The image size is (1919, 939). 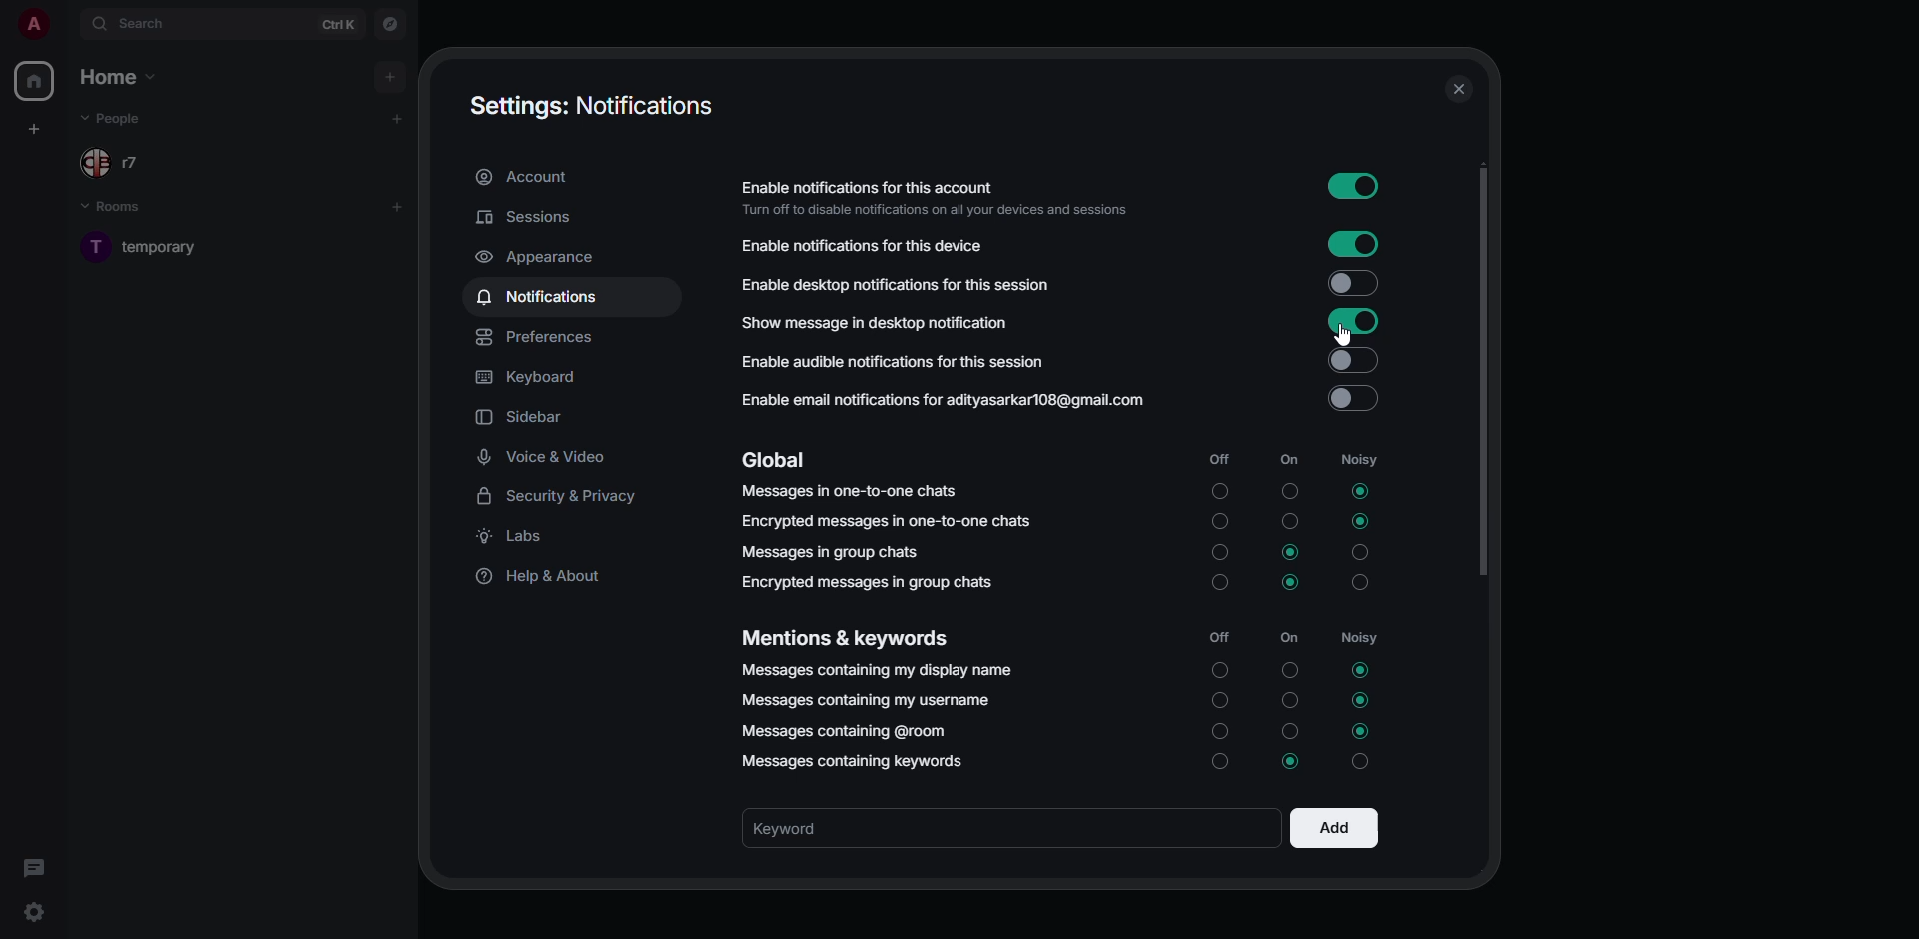 I want to click on people, so click(x=112, y=162).